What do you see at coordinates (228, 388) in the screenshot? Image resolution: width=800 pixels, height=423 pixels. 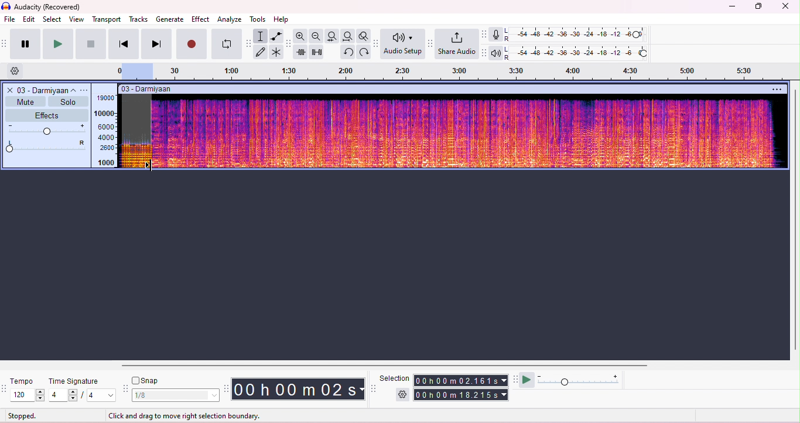 I see `time tool bar` at bounding box center [228, 388].